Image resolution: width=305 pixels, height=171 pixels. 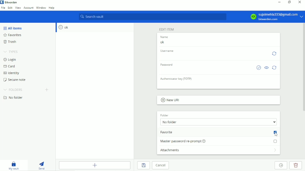 I want to click on add New URL, so click(x=171, y=100).